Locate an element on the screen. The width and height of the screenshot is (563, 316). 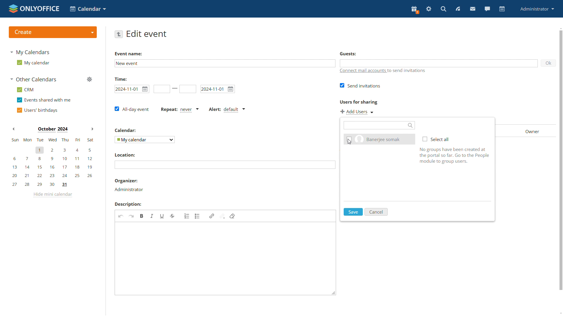
Calendar is located at coordinates (125, 130).